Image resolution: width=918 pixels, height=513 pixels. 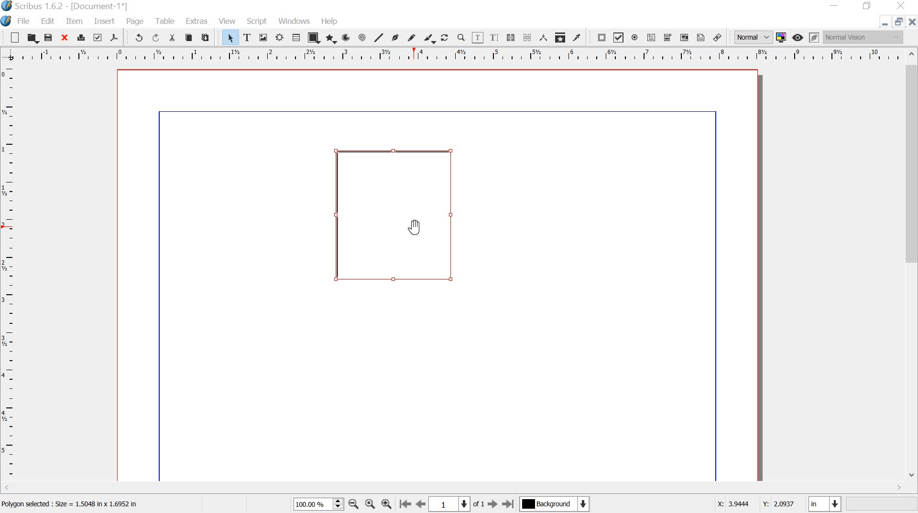 What do you see at coordinates (155, 38) in the screenshot?
I see `redo` at bounding box center [155, 38].